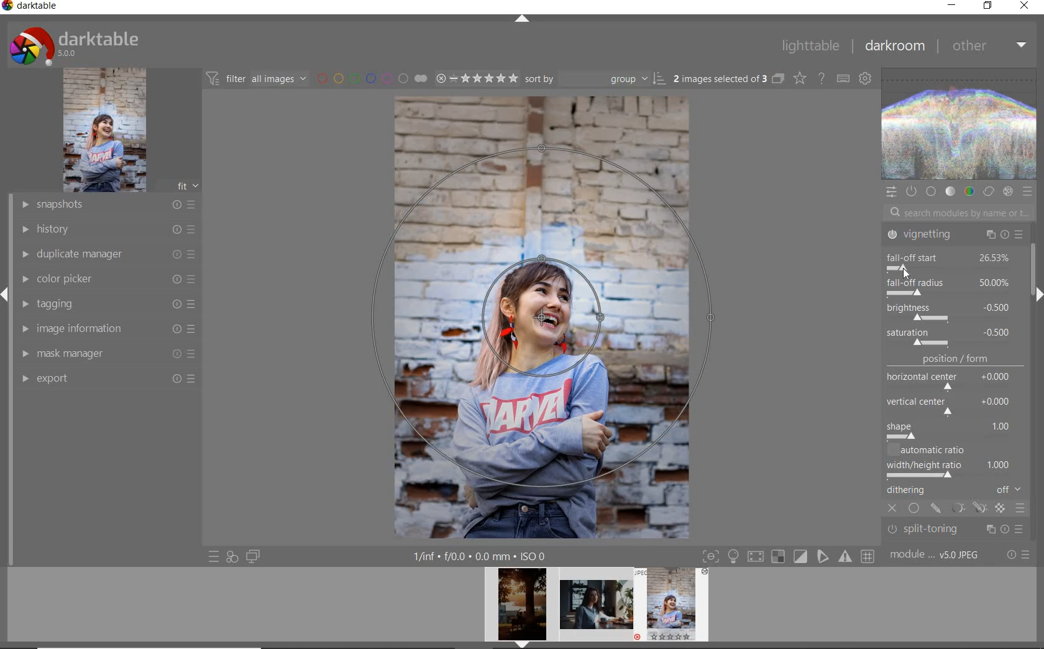  I want to click on SHOW GLOBAL PREFERENCES, so click(864, 78).